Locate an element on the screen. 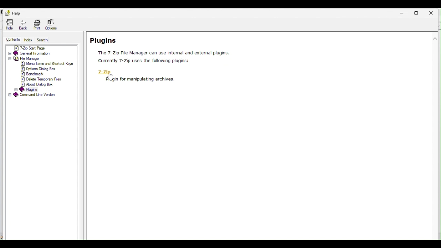 The height and width of the screenshot is (248, 441). benchmark is located at coordinates (35, 74).